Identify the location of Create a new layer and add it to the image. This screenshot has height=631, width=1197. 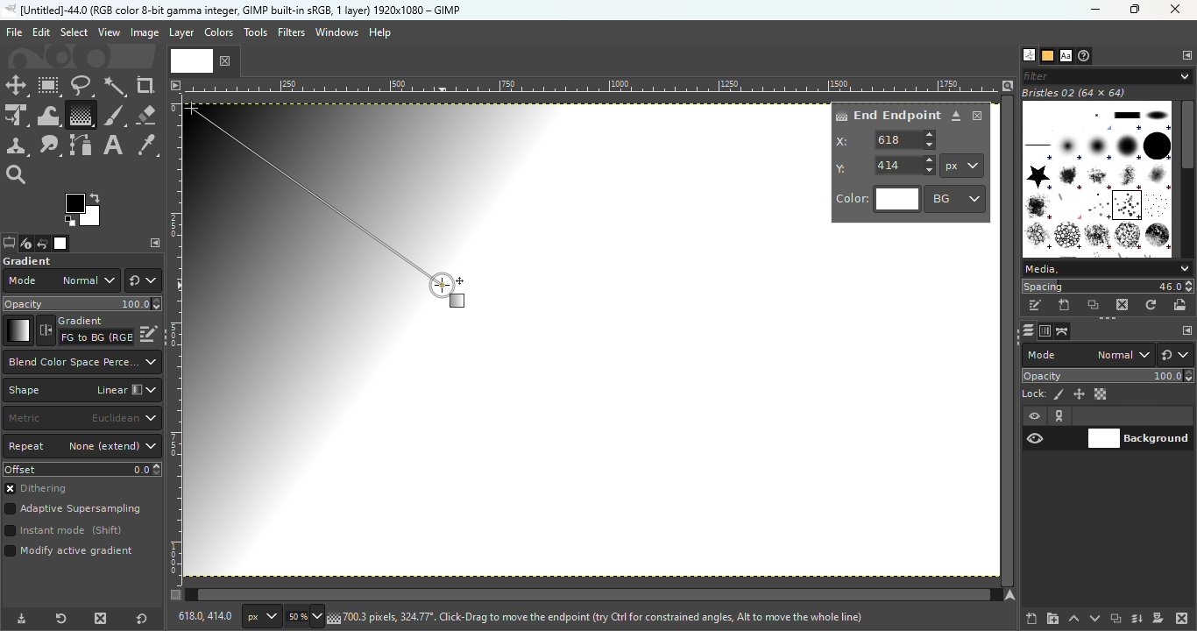
(1032, 619).